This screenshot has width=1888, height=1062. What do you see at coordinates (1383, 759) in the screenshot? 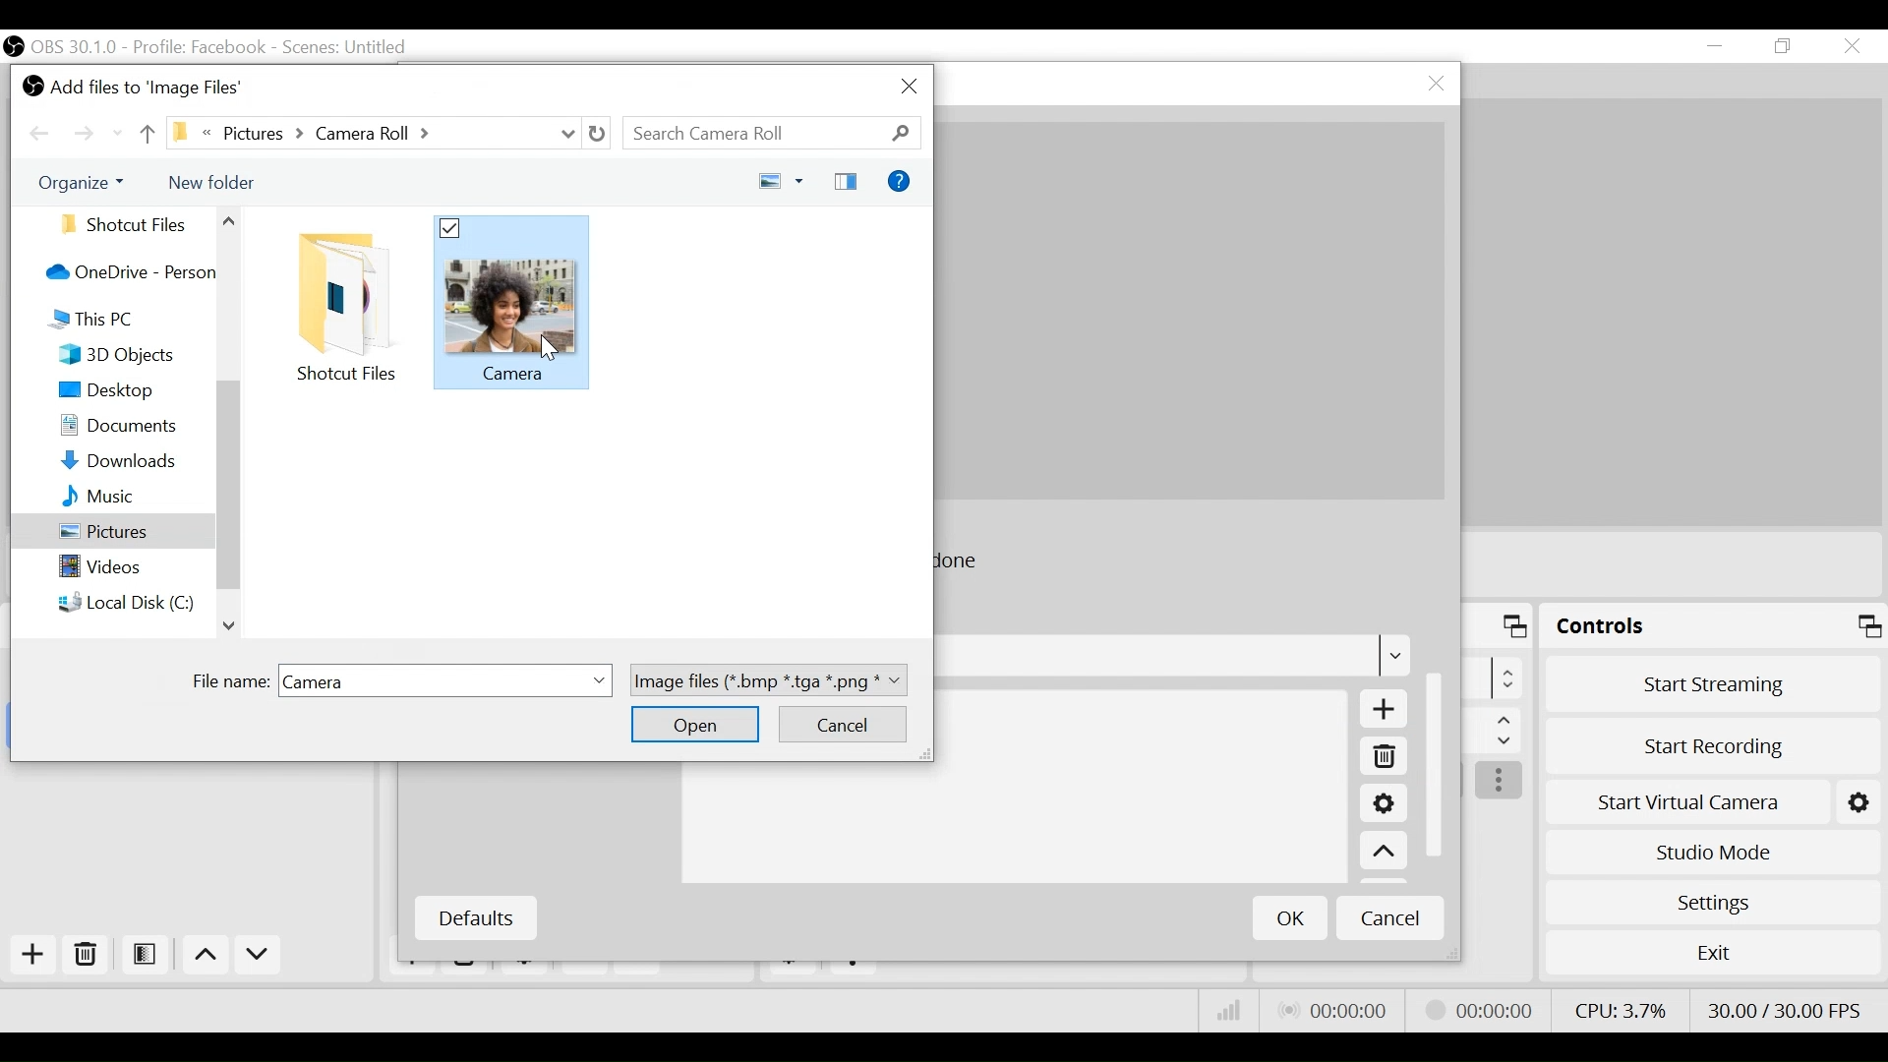
I see `Remove` at bounding box center [1383, 759].